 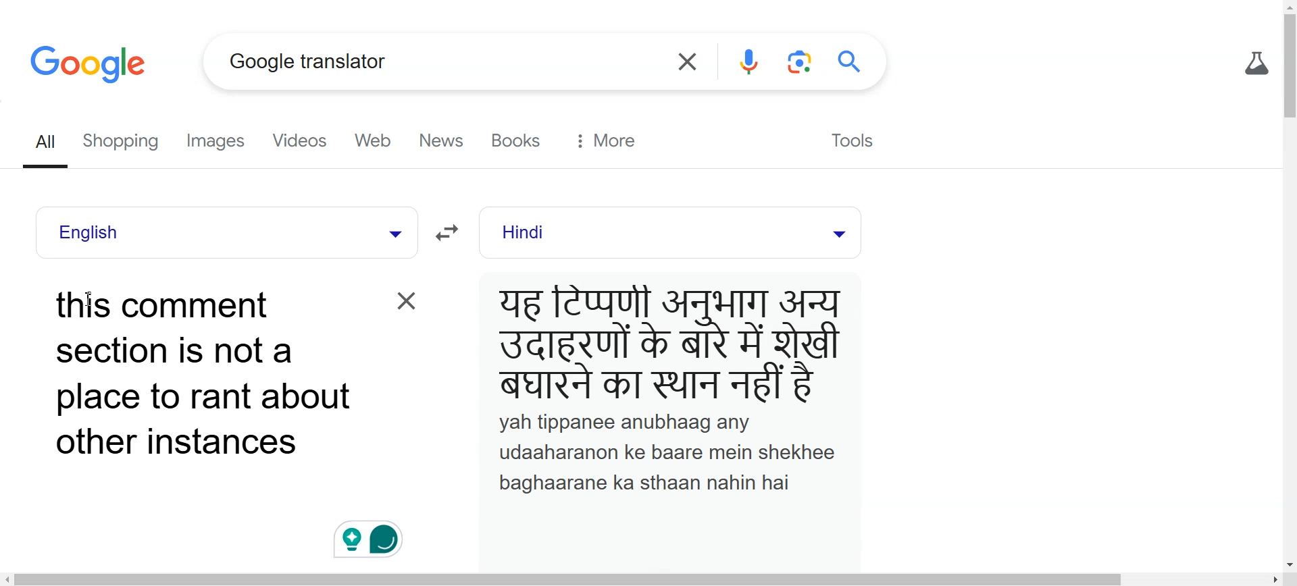 I want to click on Images, so click(x=220, y=142).